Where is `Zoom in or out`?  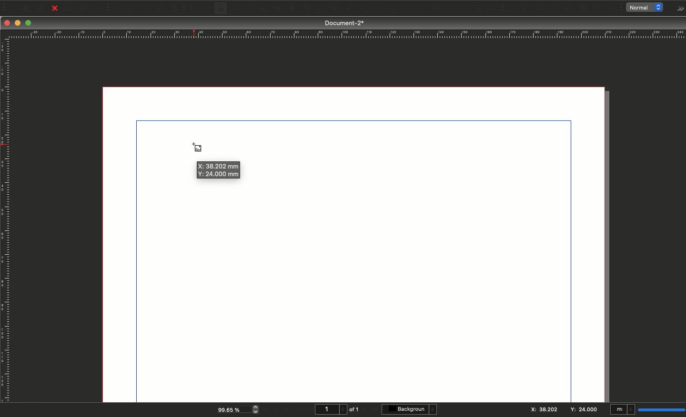 Zoom in or out is located at coordinates (379, 10).